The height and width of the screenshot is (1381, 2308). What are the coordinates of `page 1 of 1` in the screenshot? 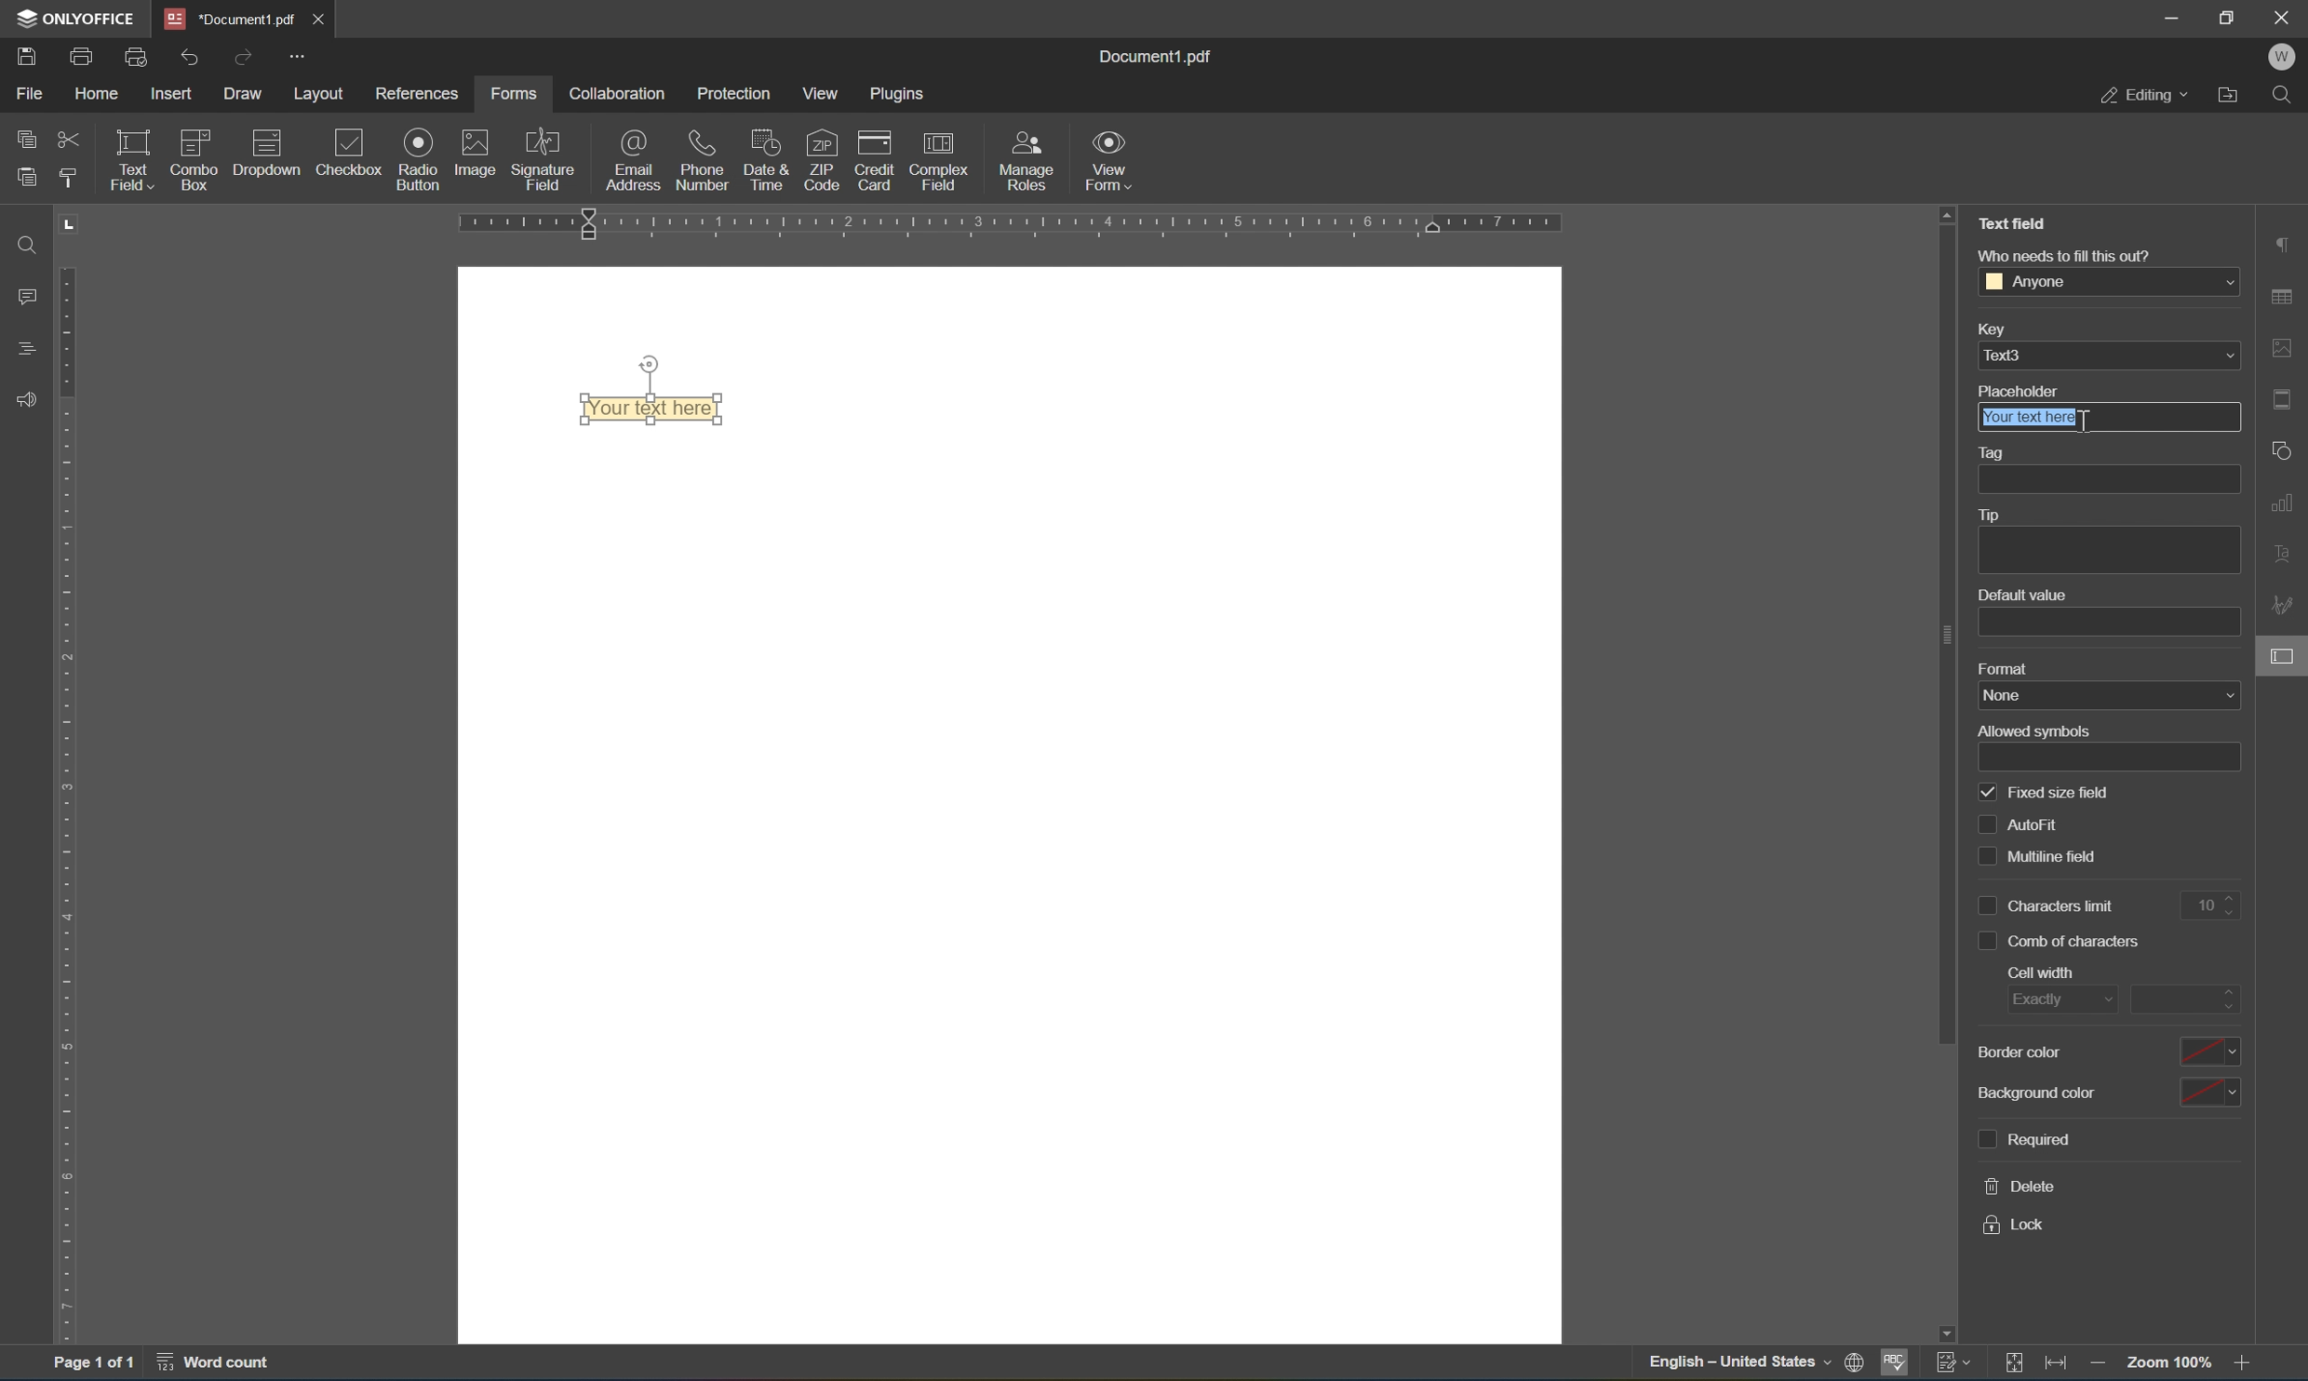 It's located at (87, 1363).